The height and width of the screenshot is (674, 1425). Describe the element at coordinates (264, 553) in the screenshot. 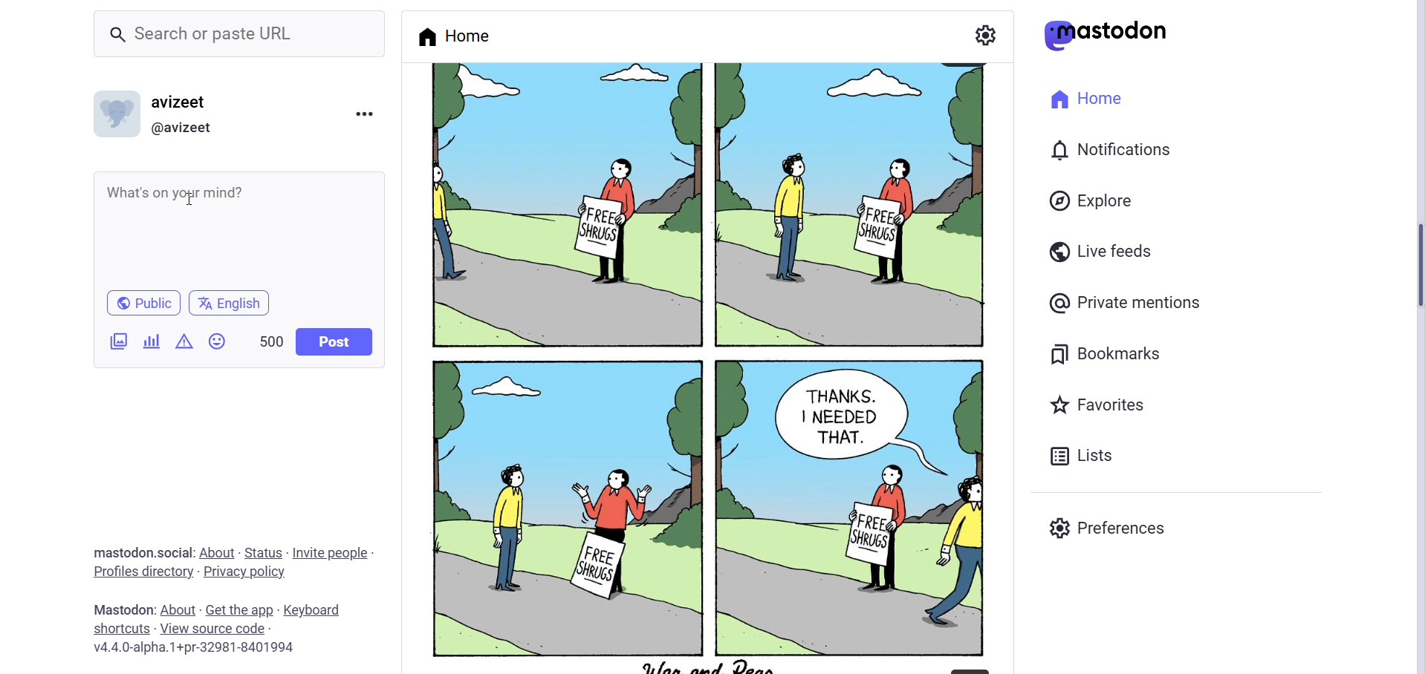

I see `Status` at that location.